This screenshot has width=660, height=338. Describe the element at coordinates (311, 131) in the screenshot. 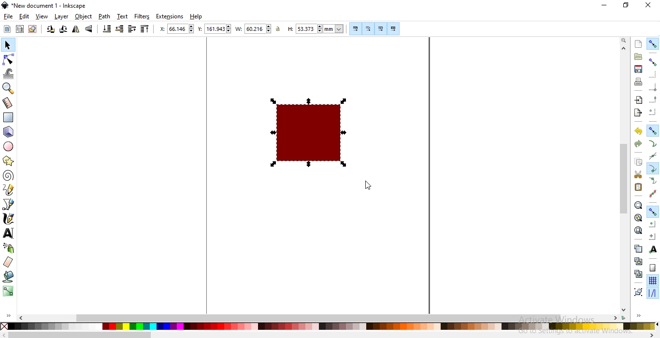

I see `image` at that location.